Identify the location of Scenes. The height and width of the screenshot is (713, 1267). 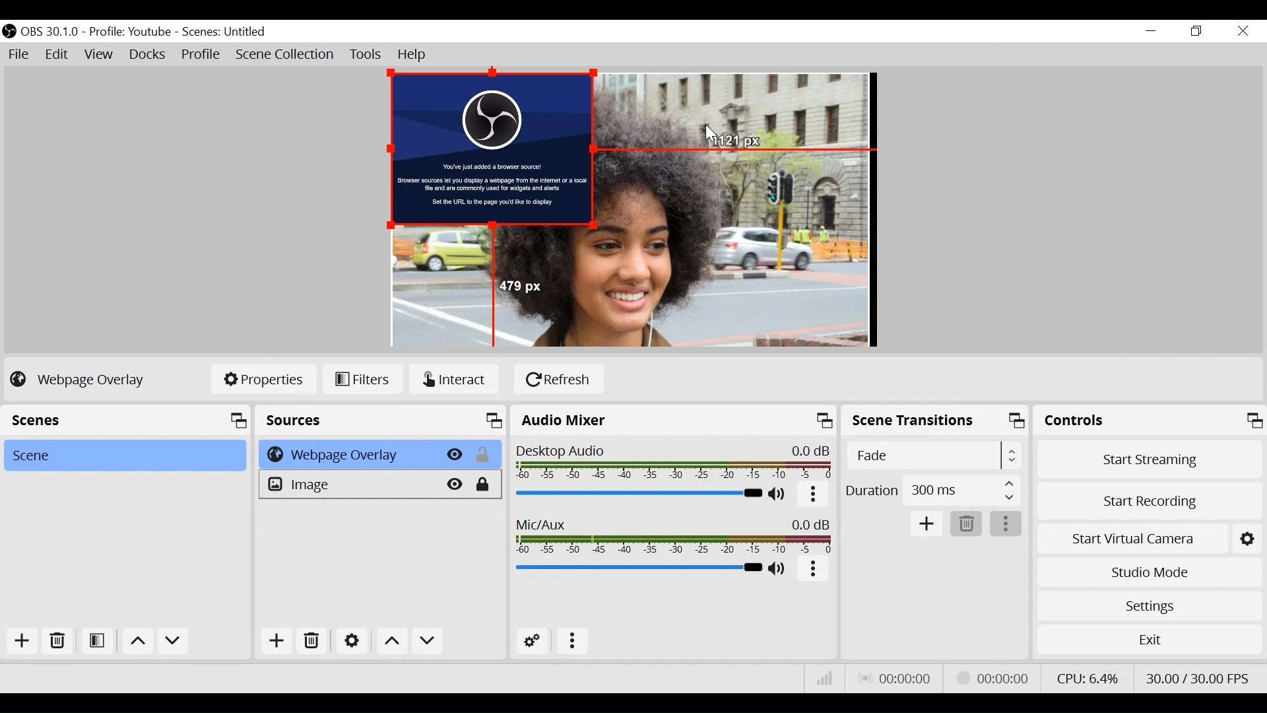
(127, 421).